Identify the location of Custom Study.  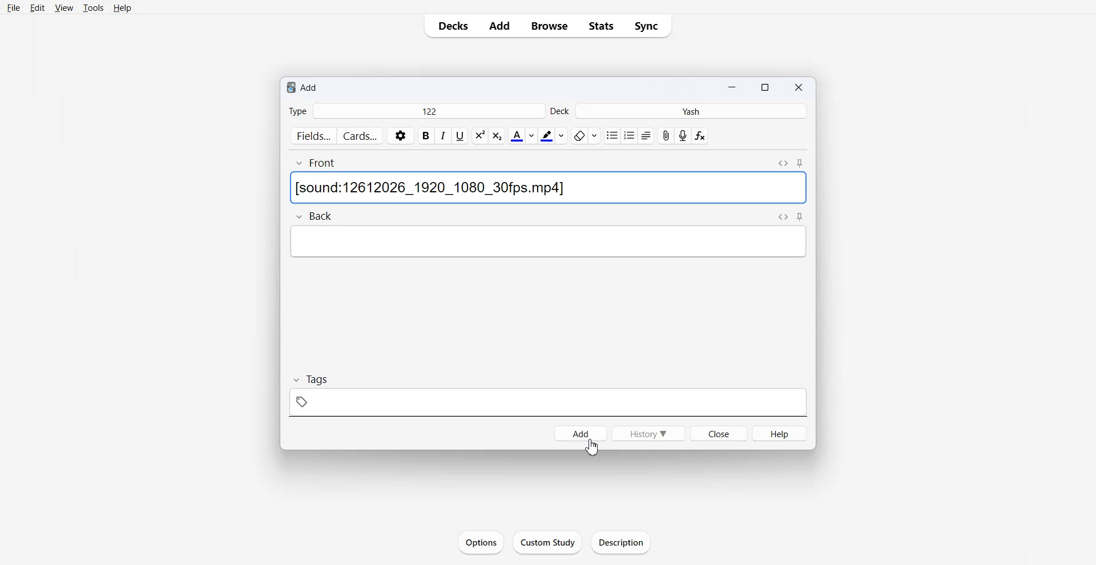
(547, 542).